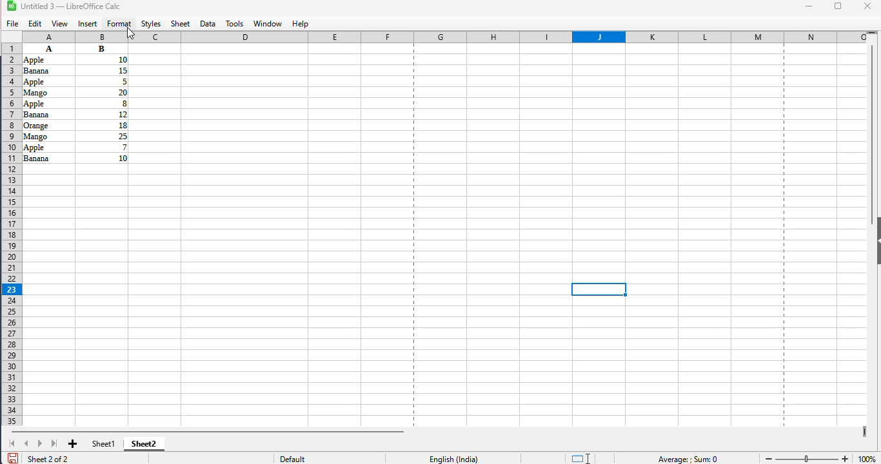  What do you see at coordinates (580, 458) in the screenshot?
I see `standard selection` at bounding box center [580, 458].